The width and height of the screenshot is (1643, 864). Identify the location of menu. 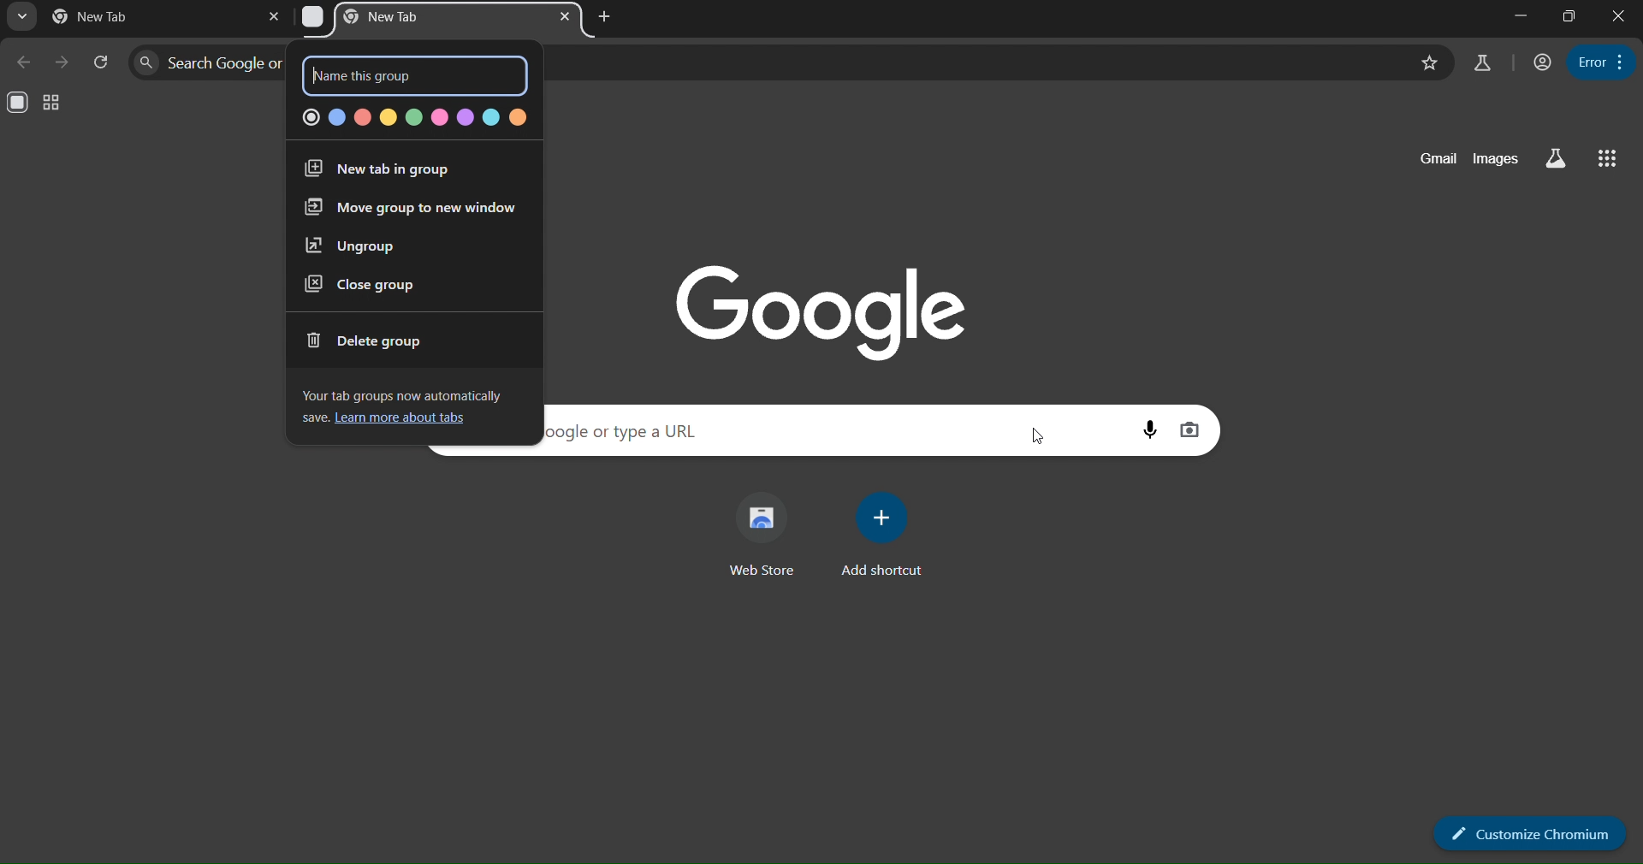
(1599, 62).